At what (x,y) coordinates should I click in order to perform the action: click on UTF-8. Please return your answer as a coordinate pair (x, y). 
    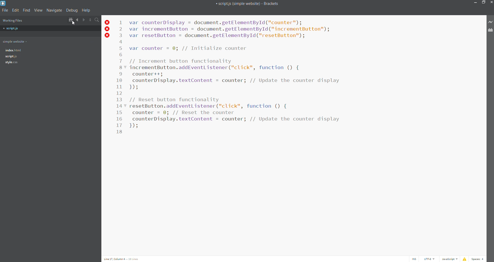
    Looking at the image, I should click on (429, 259).